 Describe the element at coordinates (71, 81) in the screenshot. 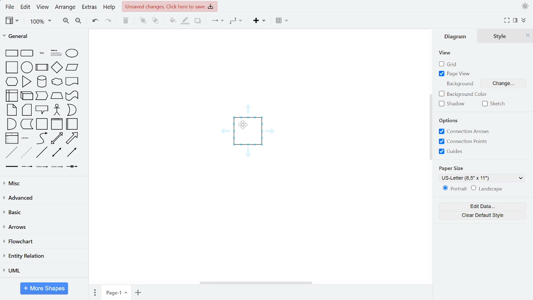

I see `general shapes` at that location.